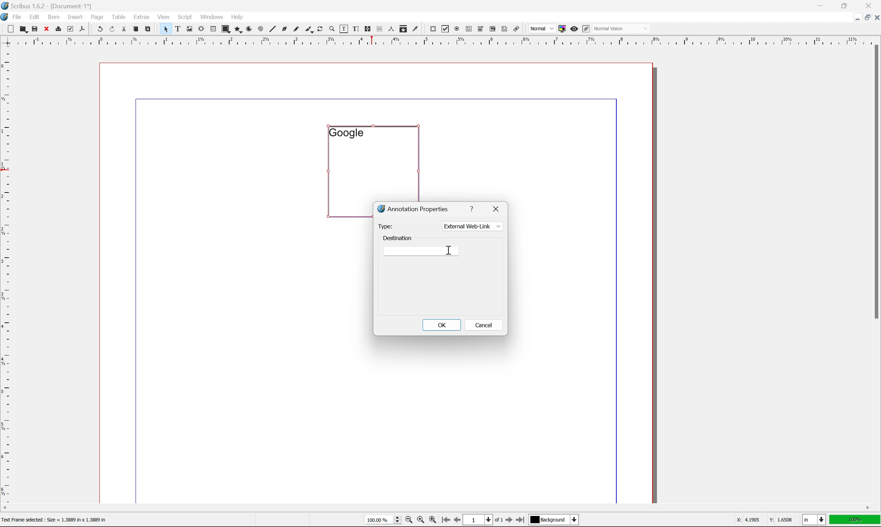 The height and width of the screenshot is (527, 881). What do you see at coordinates (622, 28) in the screenshot?
I see `normal vision` at bounding box center [622, 28].